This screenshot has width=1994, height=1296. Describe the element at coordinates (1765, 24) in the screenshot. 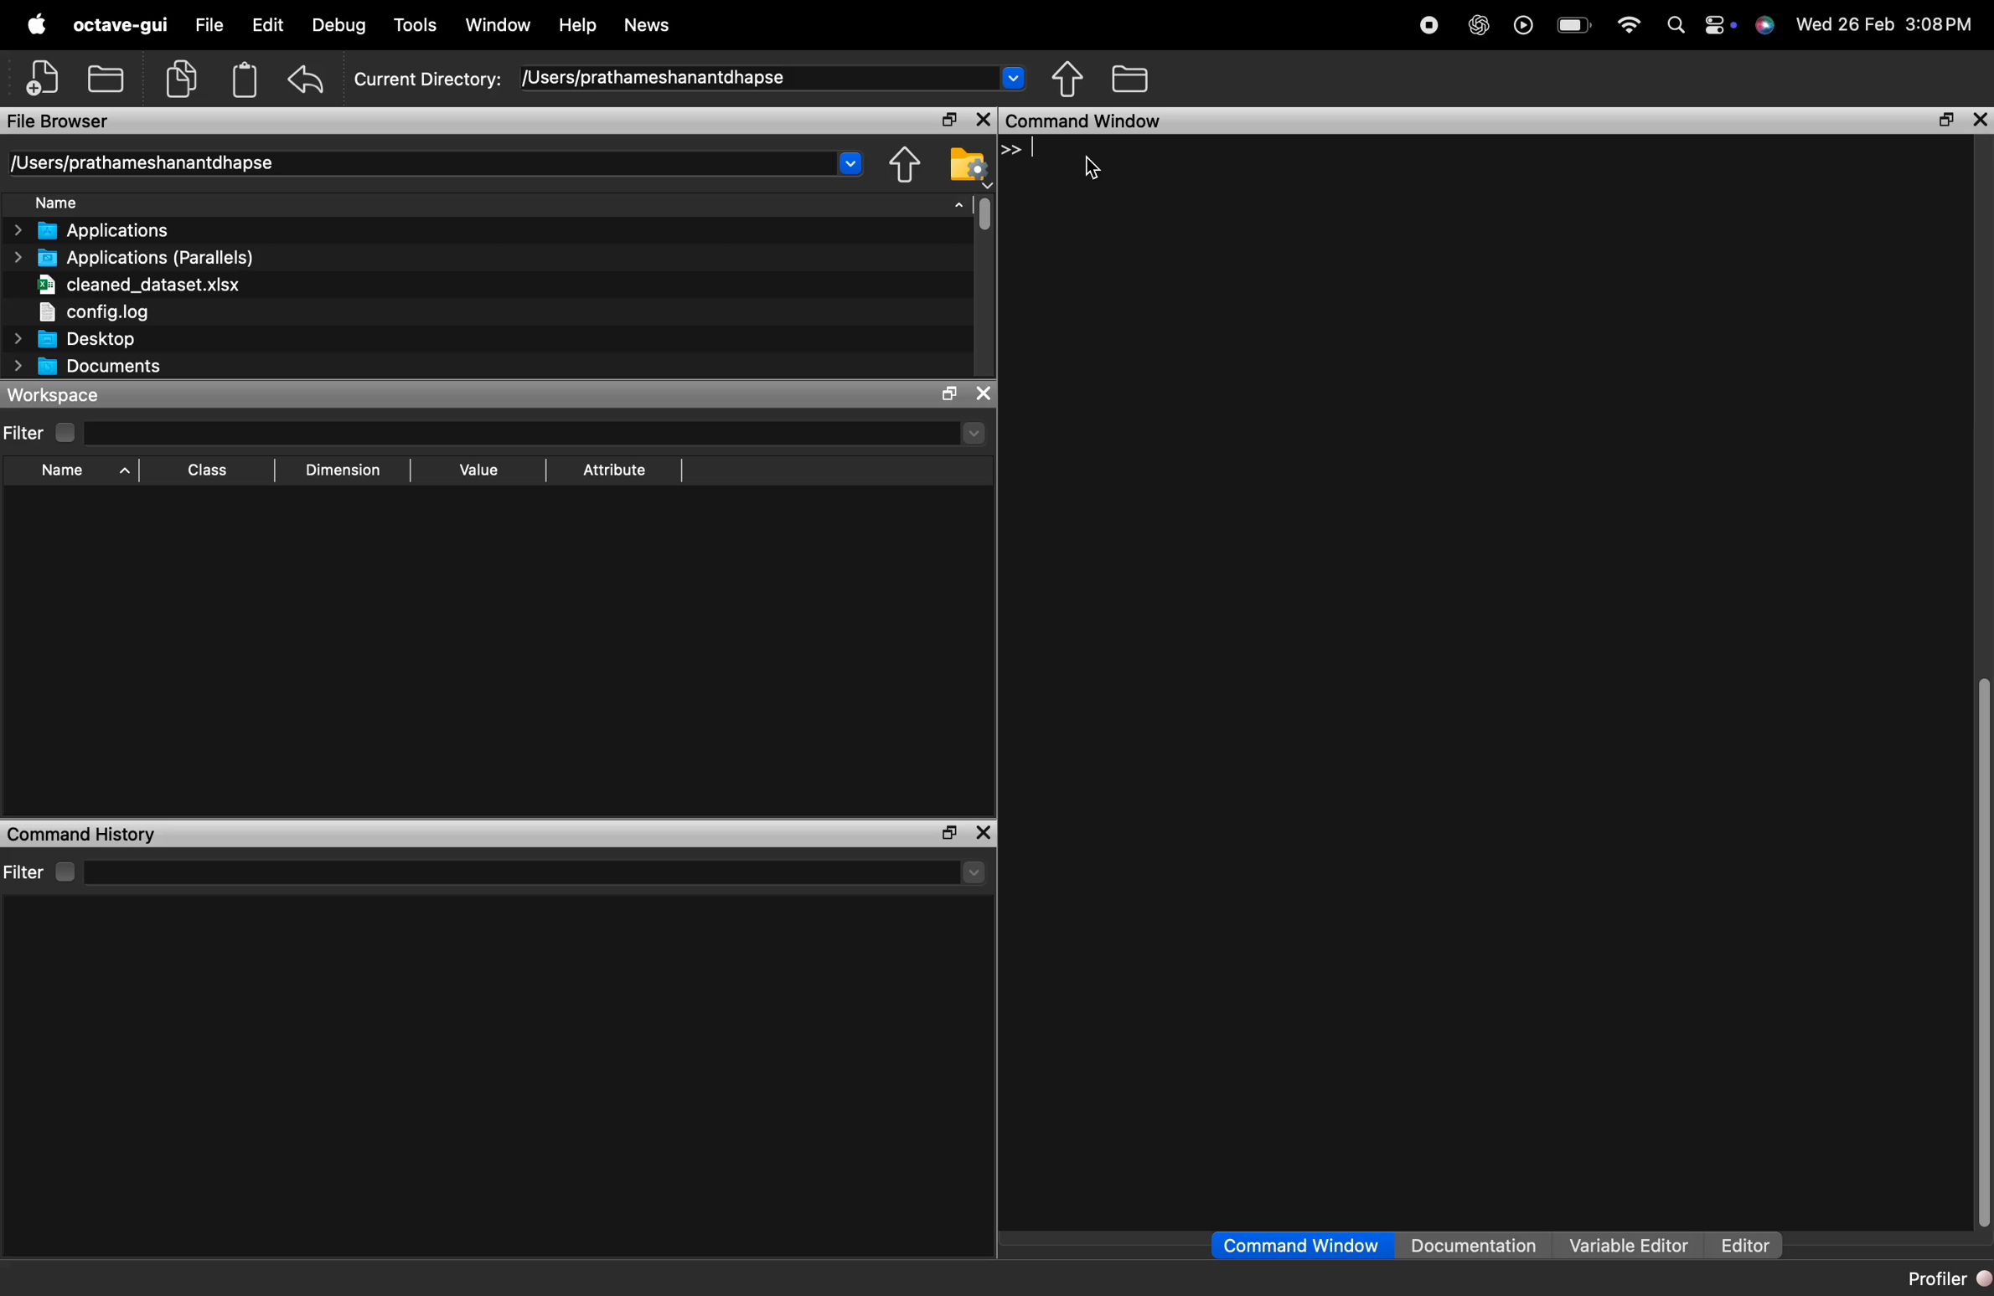

I see `Siri` at that location.